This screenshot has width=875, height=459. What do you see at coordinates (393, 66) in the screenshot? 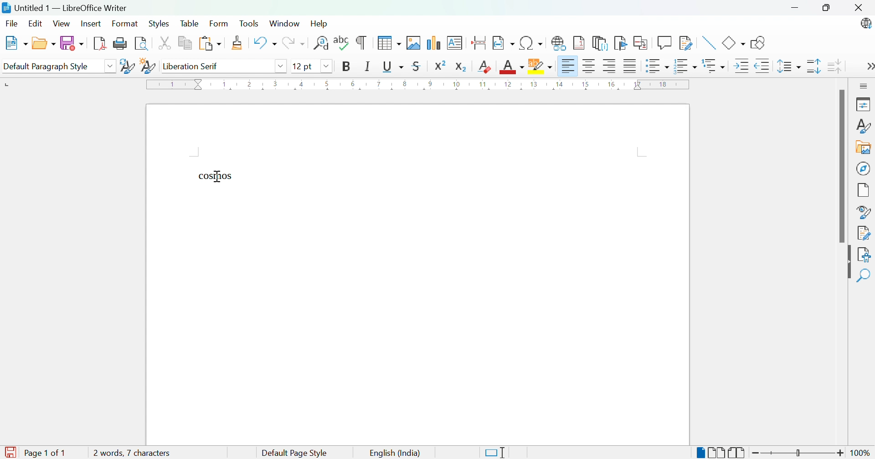
I see `Underline` at bounding box center [393, 66].